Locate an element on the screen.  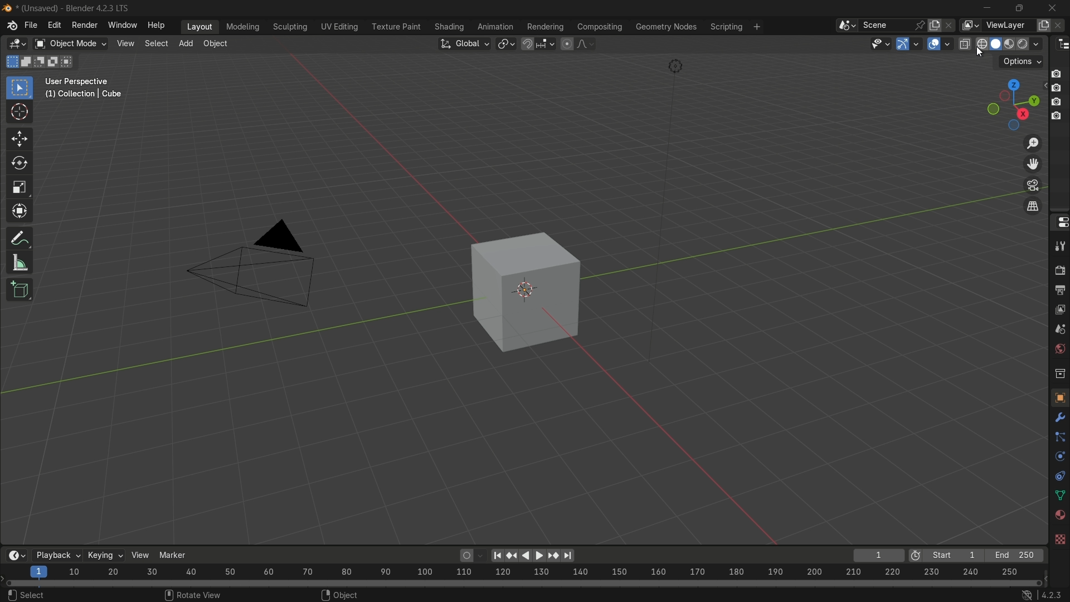
rendering menu is located at coordinates (545, 26).